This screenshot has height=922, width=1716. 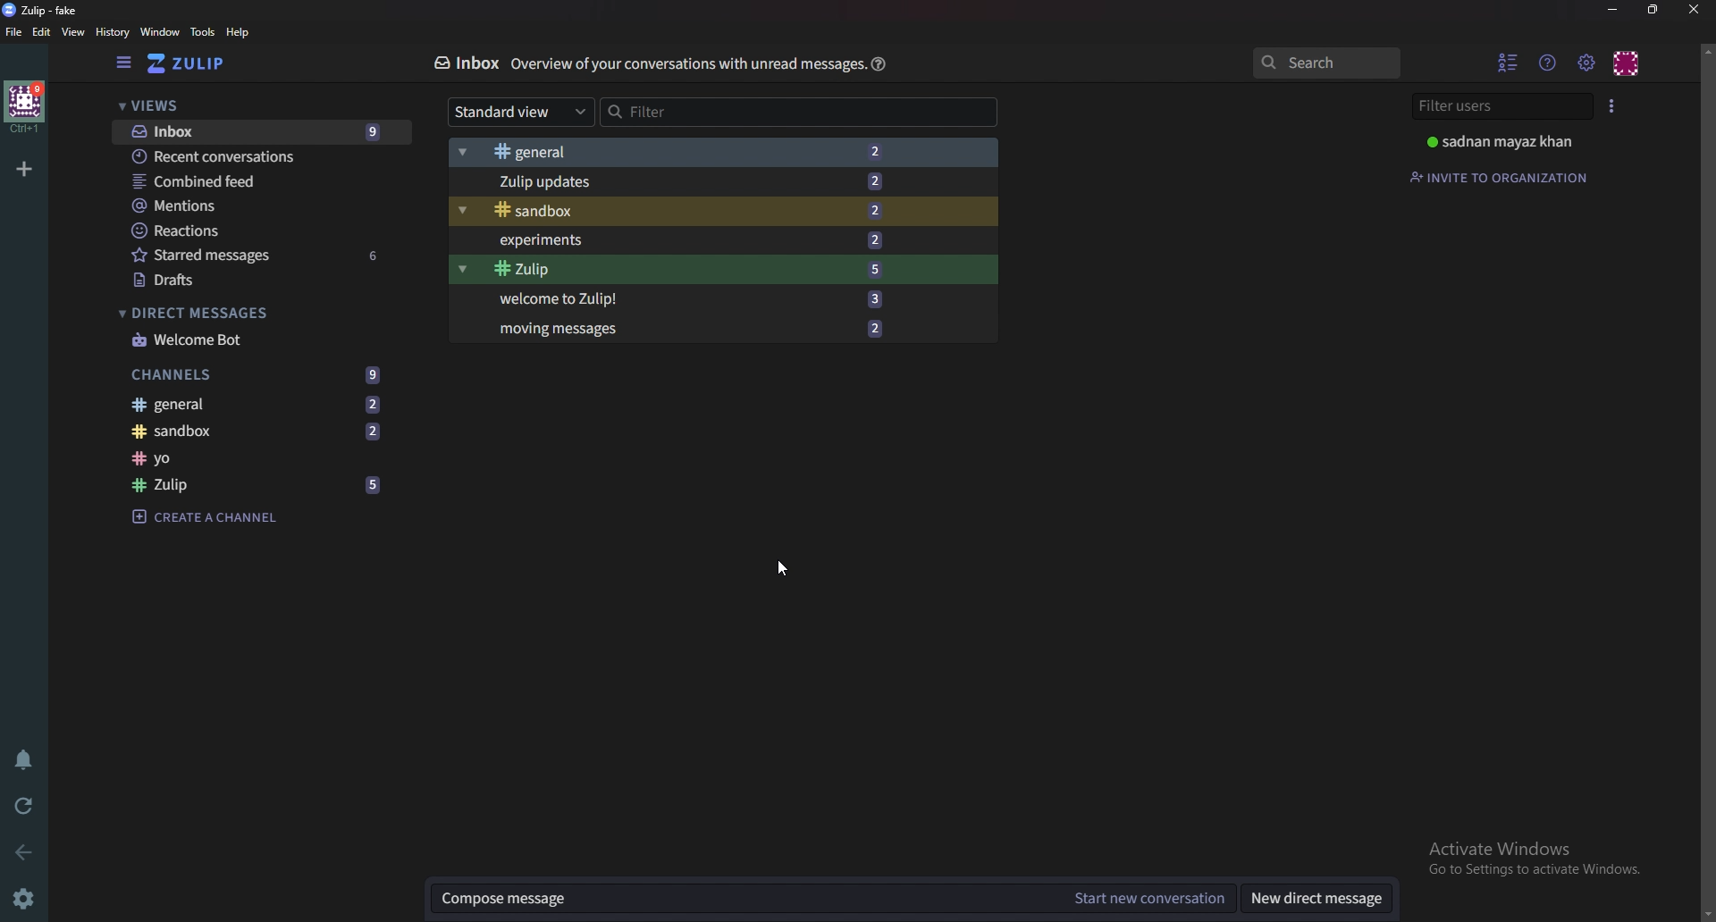 What do you see at coordinates (25, 807) in the screenshot?
I see `Reload` at bounding box center [25, 807].